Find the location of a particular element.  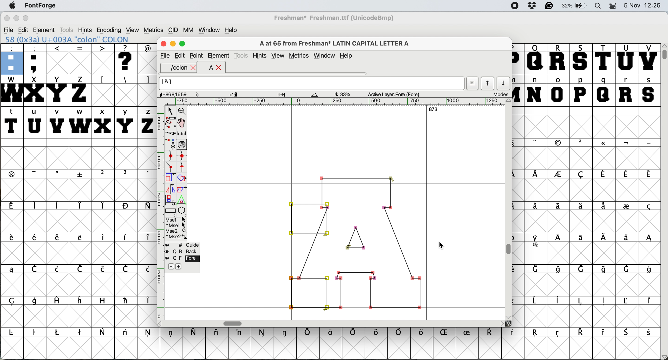

file is located at coordinates (165, 55).